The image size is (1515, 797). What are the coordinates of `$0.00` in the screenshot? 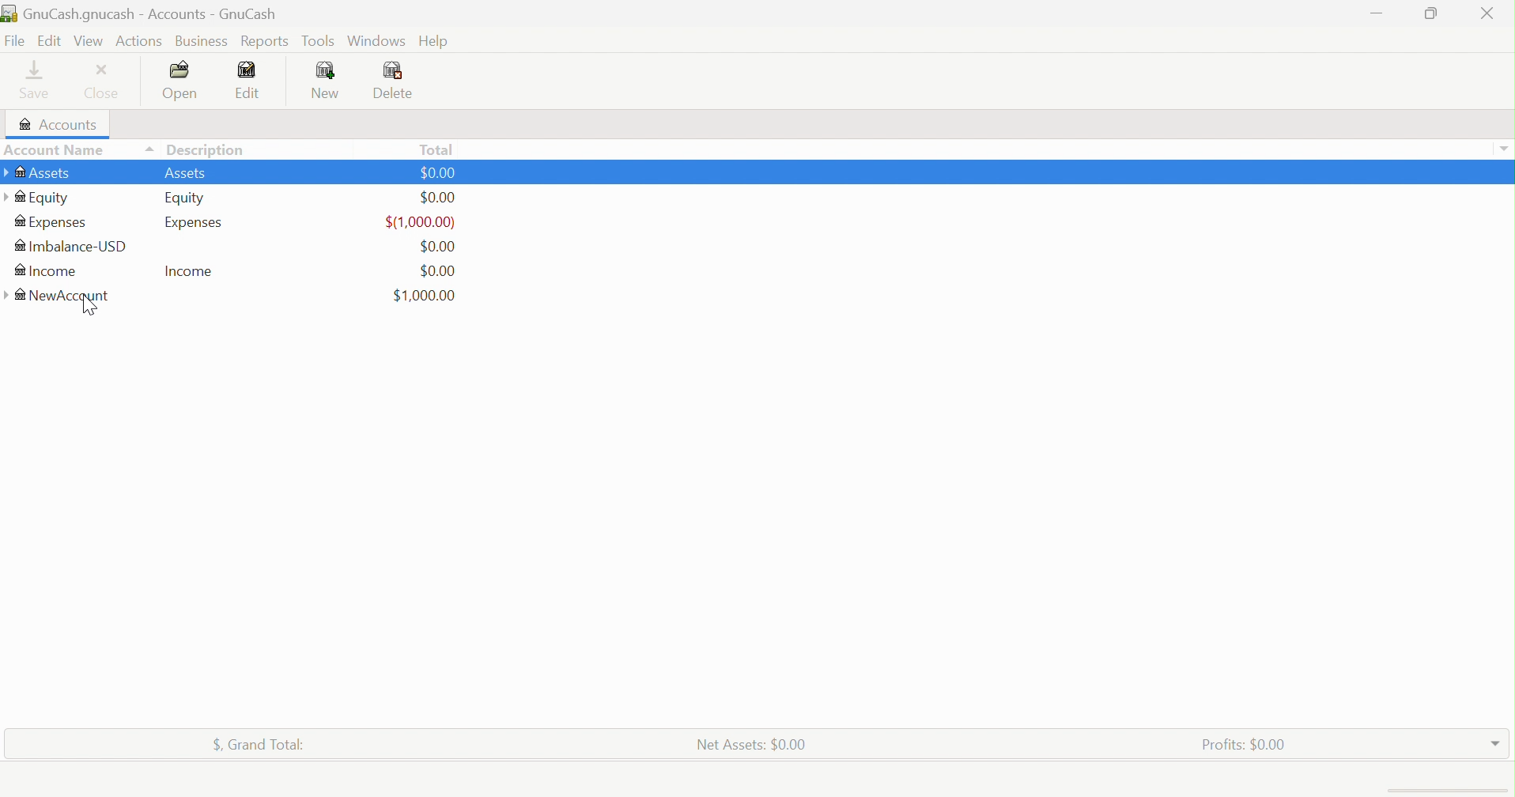 It's located at (437, 172).